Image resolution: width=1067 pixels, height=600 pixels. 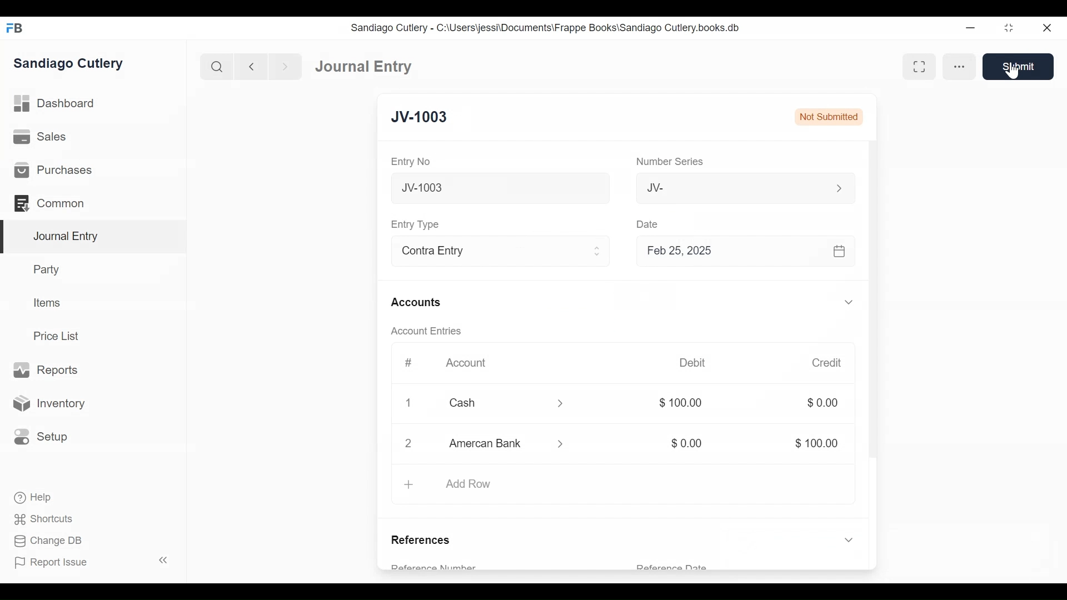 I want to click on Party, so click(x=45, y=269).